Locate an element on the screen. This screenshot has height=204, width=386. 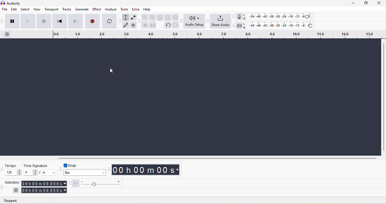
analyze is located at coordinates (111, 10).